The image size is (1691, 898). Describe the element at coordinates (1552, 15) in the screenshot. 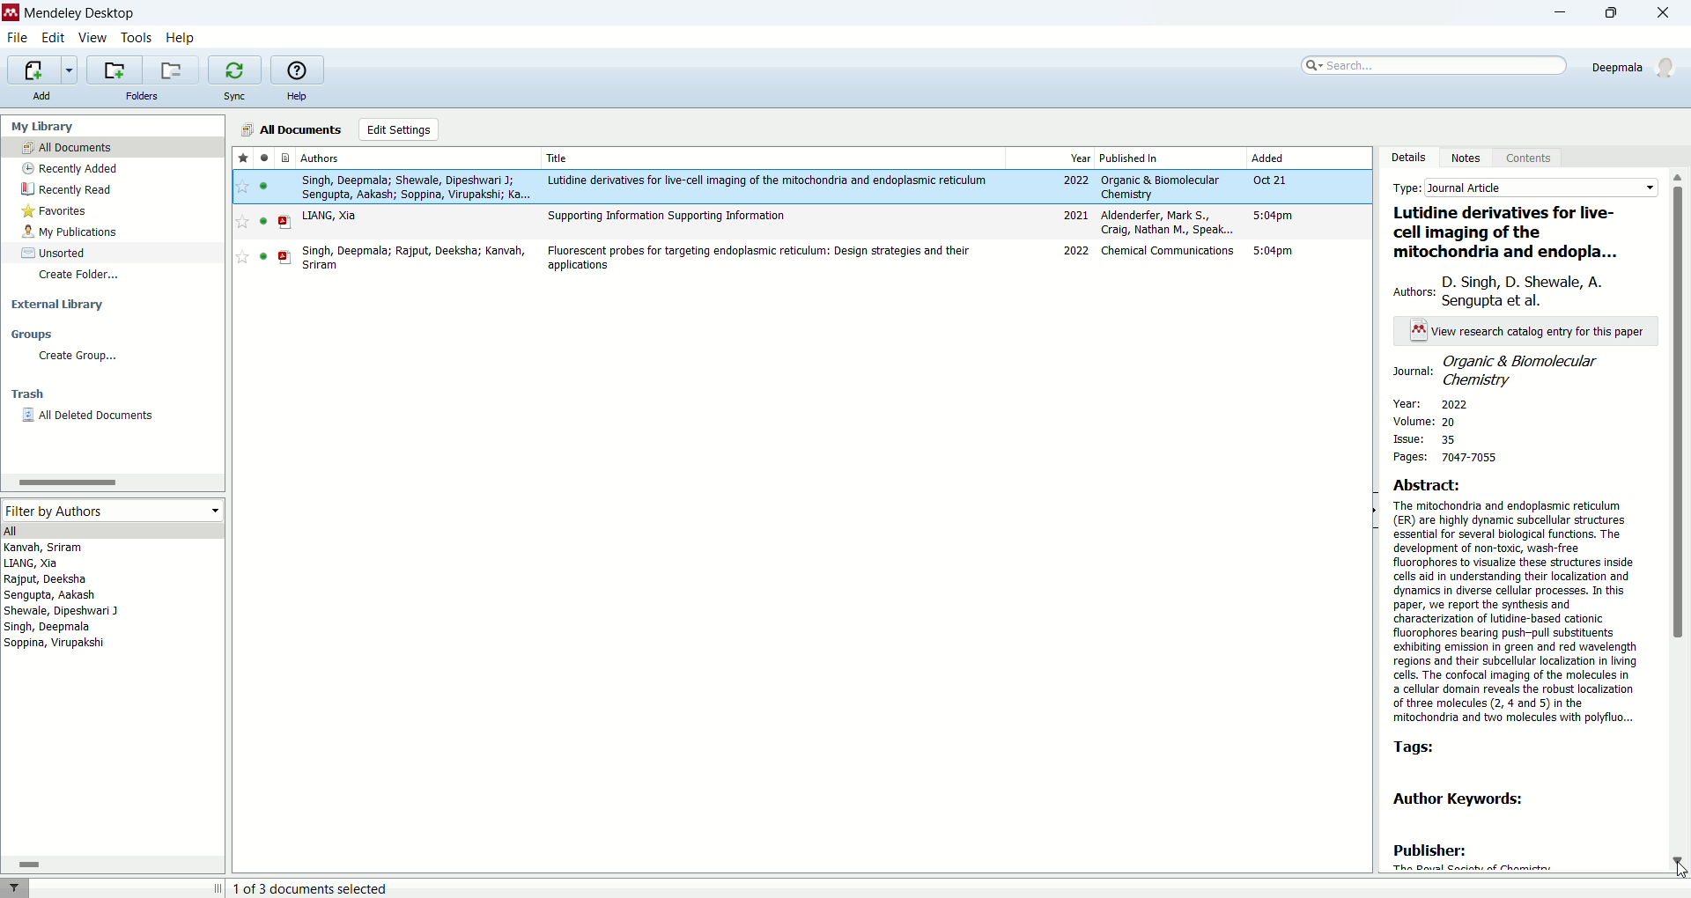

I see `minimize` at that location.